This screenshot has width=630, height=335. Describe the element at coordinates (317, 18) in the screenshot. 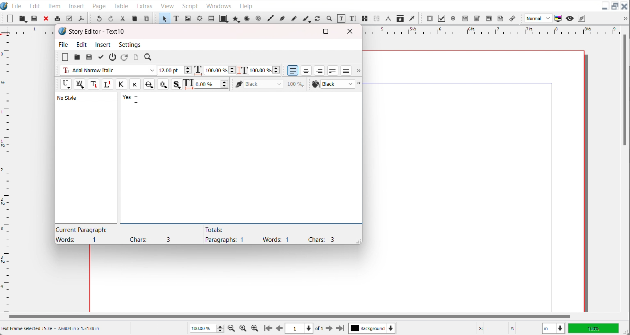

I see `Rotate item` at that location.